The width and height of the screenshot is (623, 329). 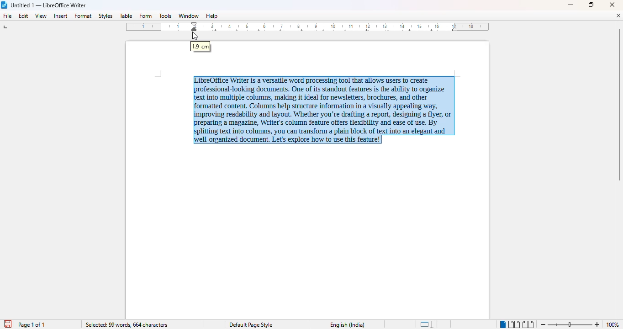 I want to click on single-page view, so click(x=502, y=325).